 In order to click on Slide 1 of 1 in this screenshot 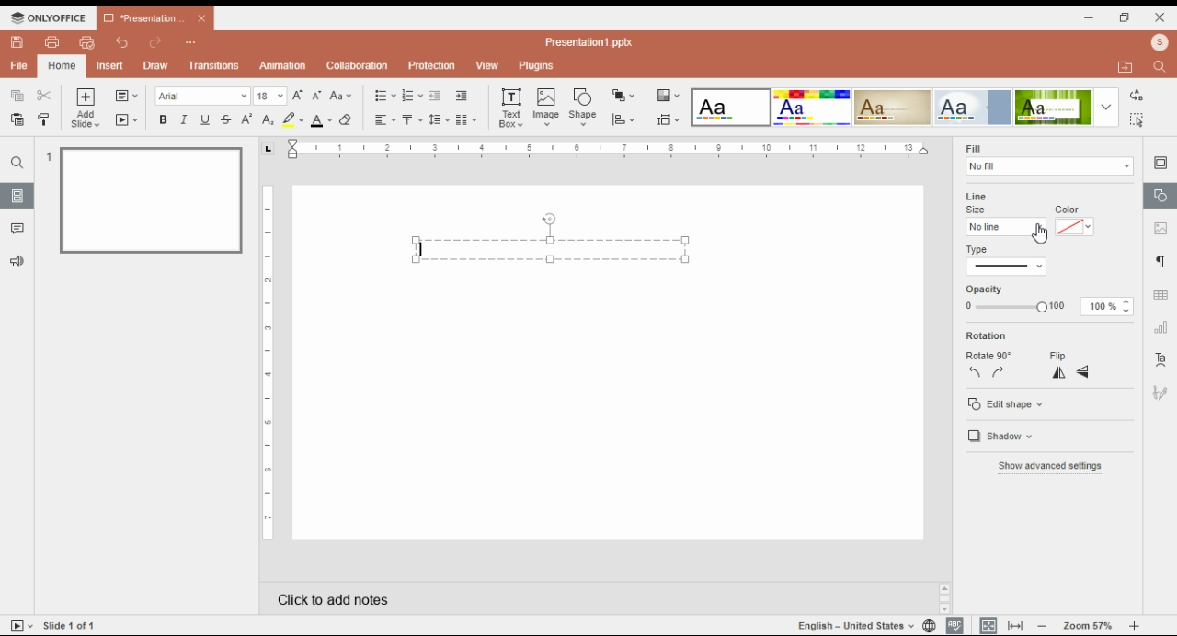, I will do `click(70, 625)`.